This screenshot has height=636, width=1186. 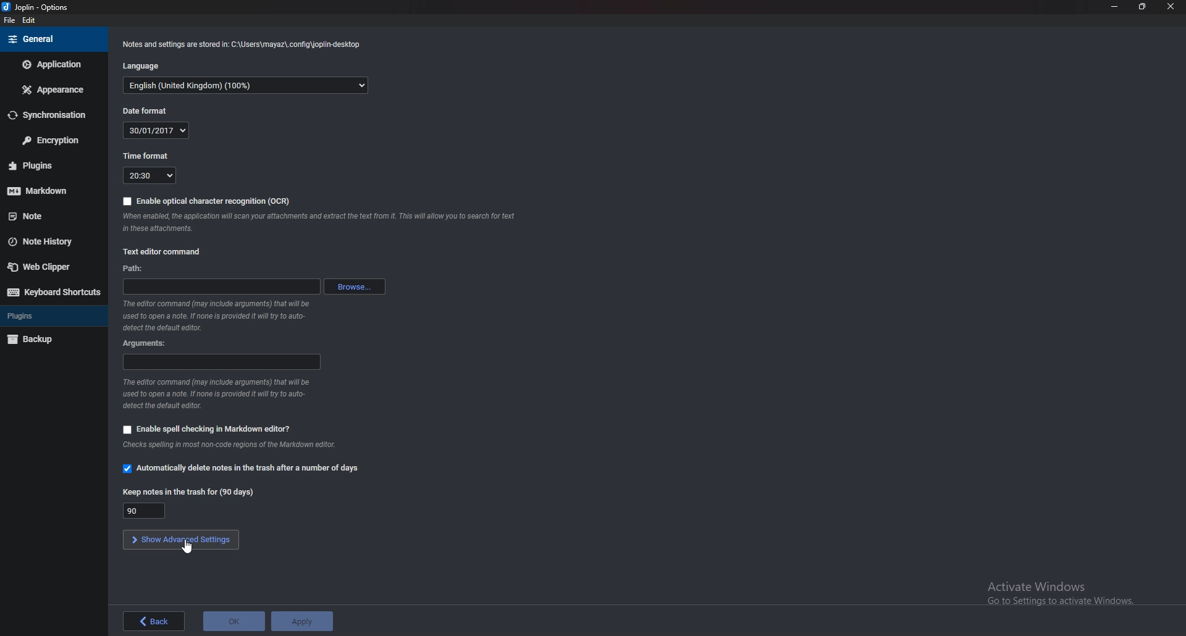 I want to click on ok, so click(x=234, y=622).